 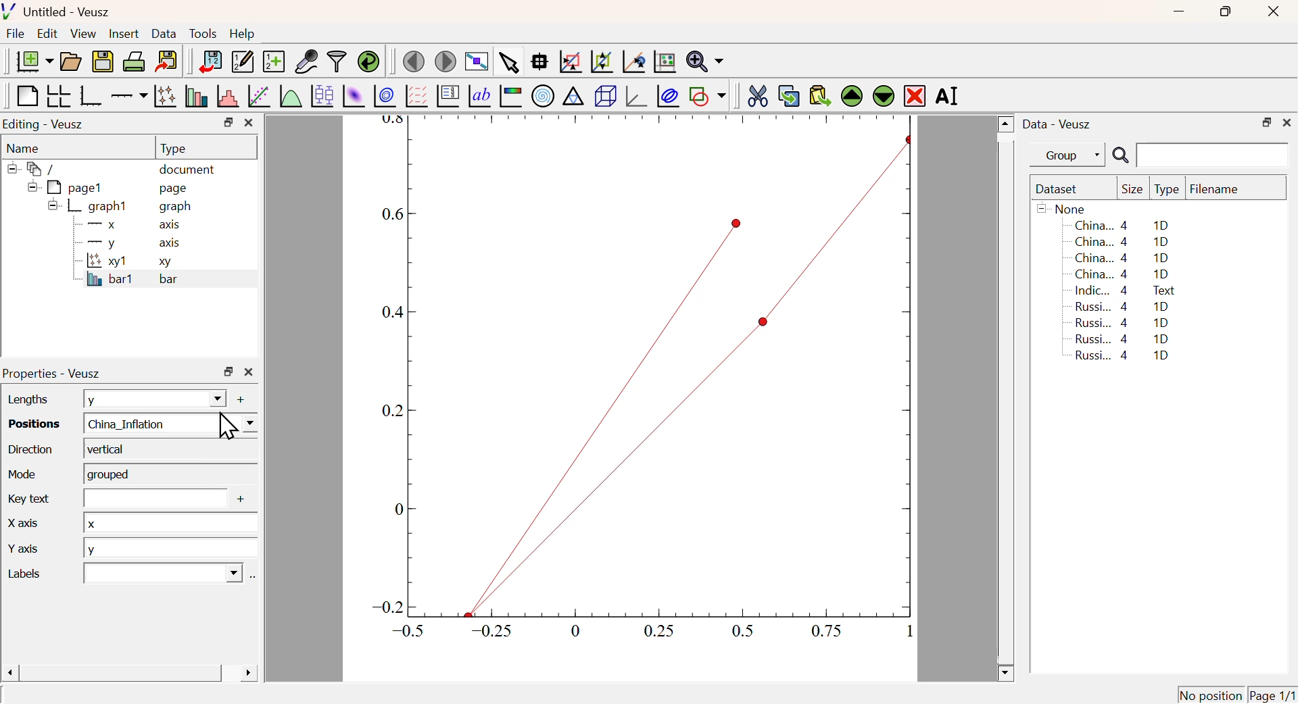 What do you see at coordinates (229, 372) in the screenshot?
I see `Restore Down` at bounding box center [229, 372].